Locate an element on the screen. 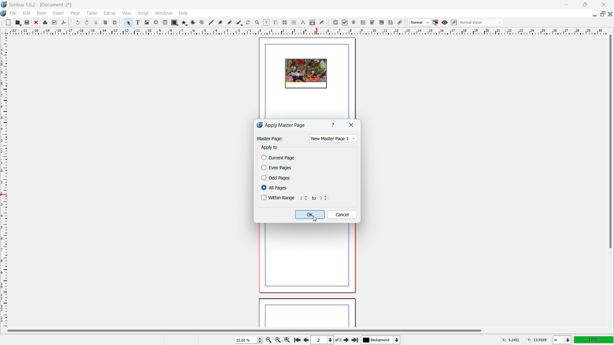 Image resolution: width=614 pixels, height=345 pixels. line is located at coordinates (211, 23).